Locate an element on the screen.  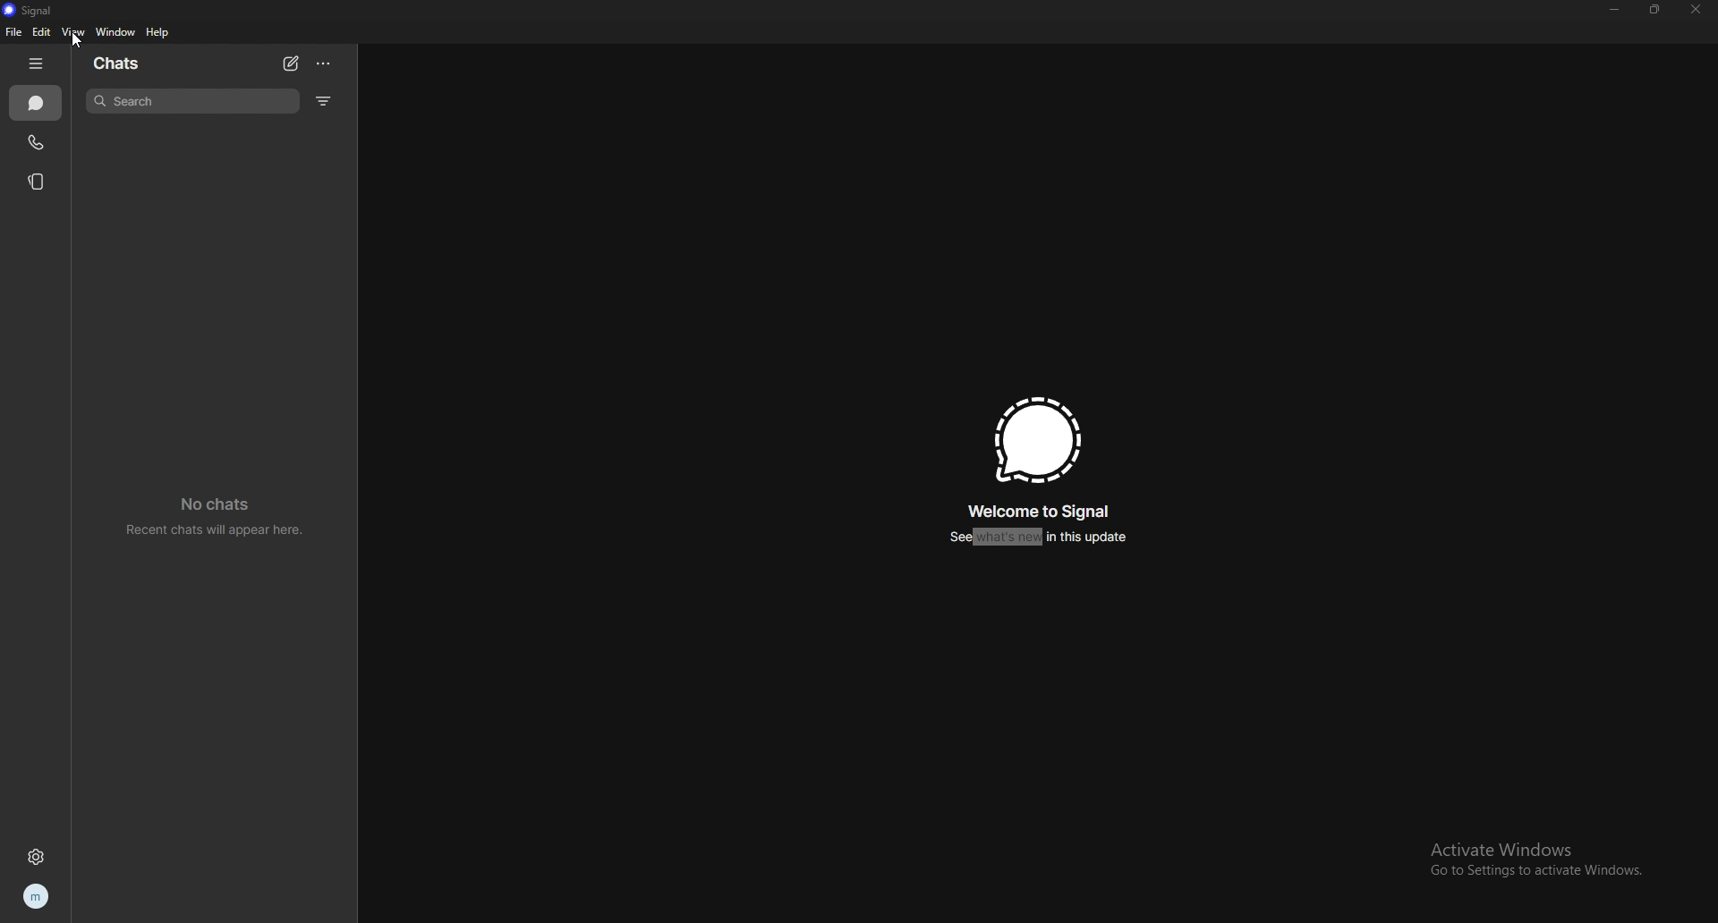
window is located at coordinates (116, 32).